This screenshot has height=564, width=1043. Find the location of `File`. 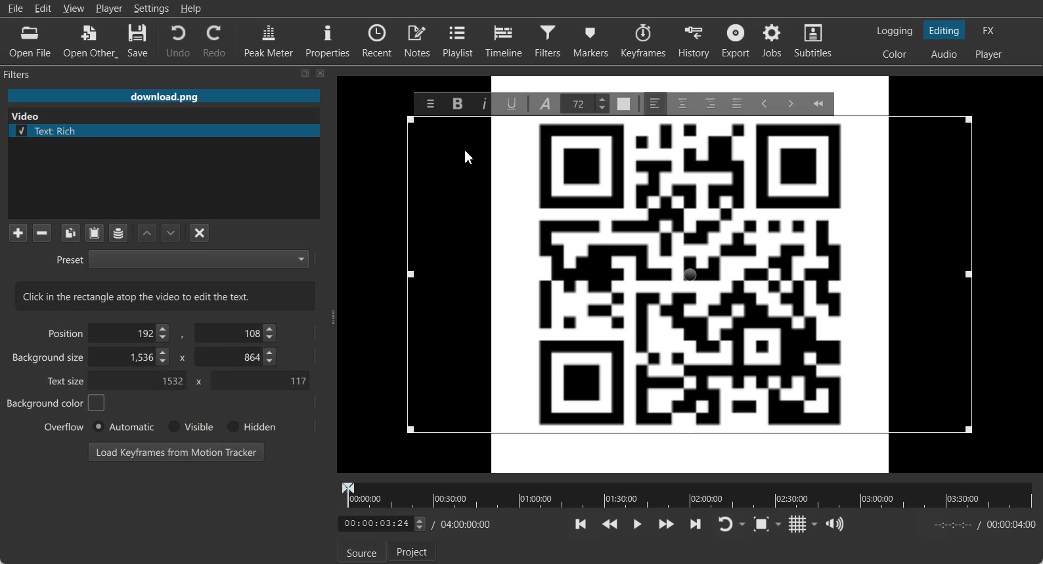

File is located at coordinates (15, 9).